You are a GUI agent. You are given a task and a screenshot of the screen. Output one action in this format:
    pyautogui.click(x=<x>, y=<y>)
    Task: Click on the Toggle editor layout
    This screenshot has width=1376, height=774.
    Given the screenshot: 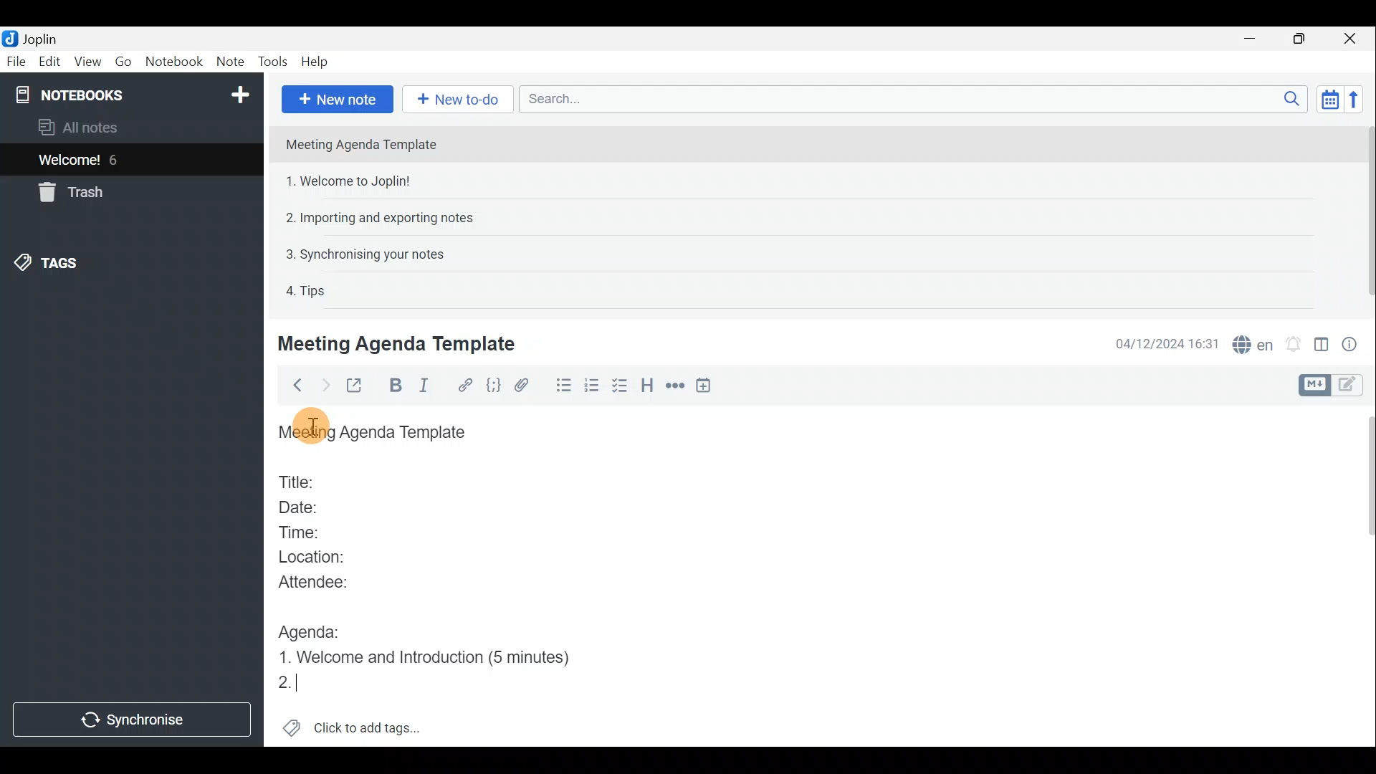 What is the action you would take?
    pyautogui.click(x=1322, y=347)
    